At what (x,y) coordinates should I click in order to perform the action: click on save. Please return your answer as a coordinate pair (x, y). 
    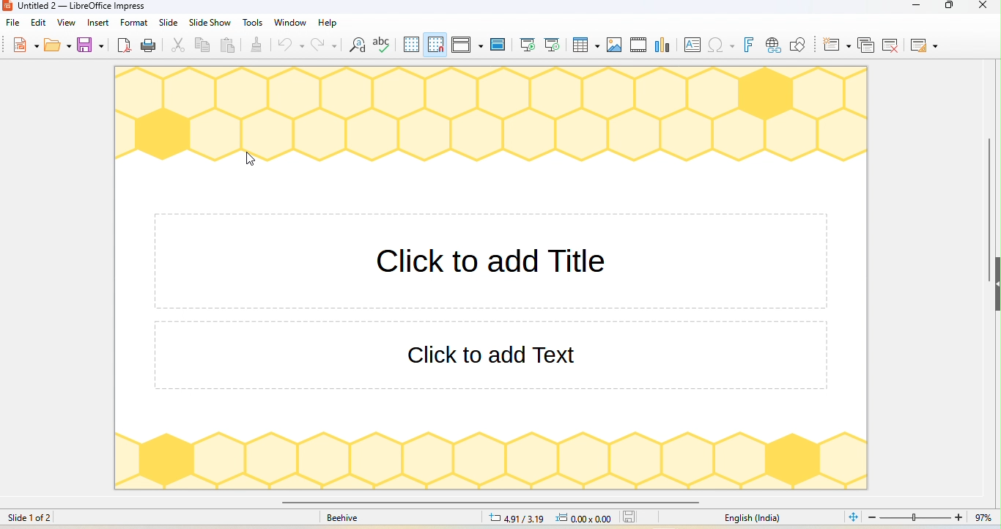
    Looking at the image, I should click on (92, 44).